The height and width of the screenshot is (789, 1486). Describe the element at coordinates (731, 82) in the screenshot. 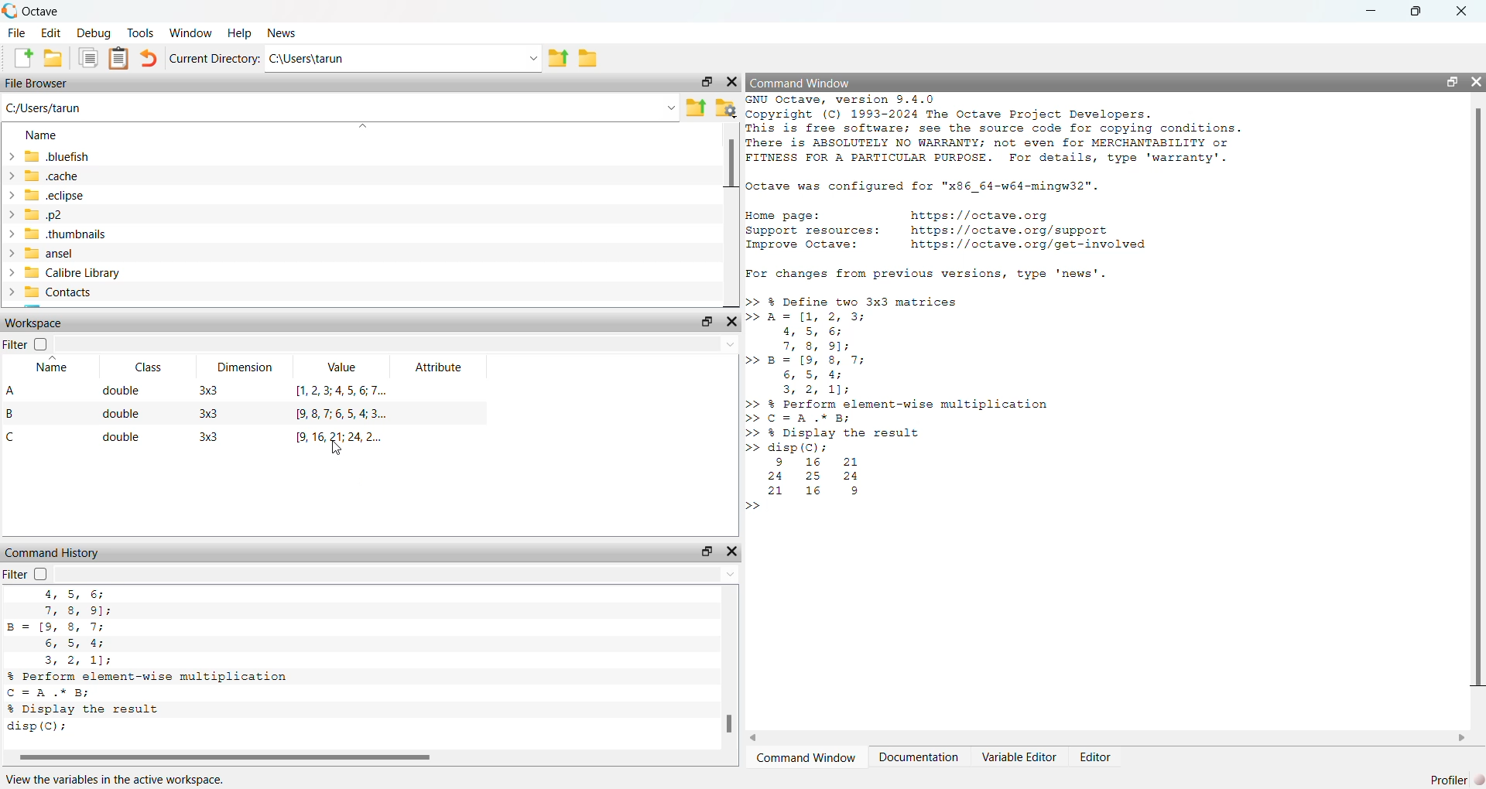

I see `Close` at that location.